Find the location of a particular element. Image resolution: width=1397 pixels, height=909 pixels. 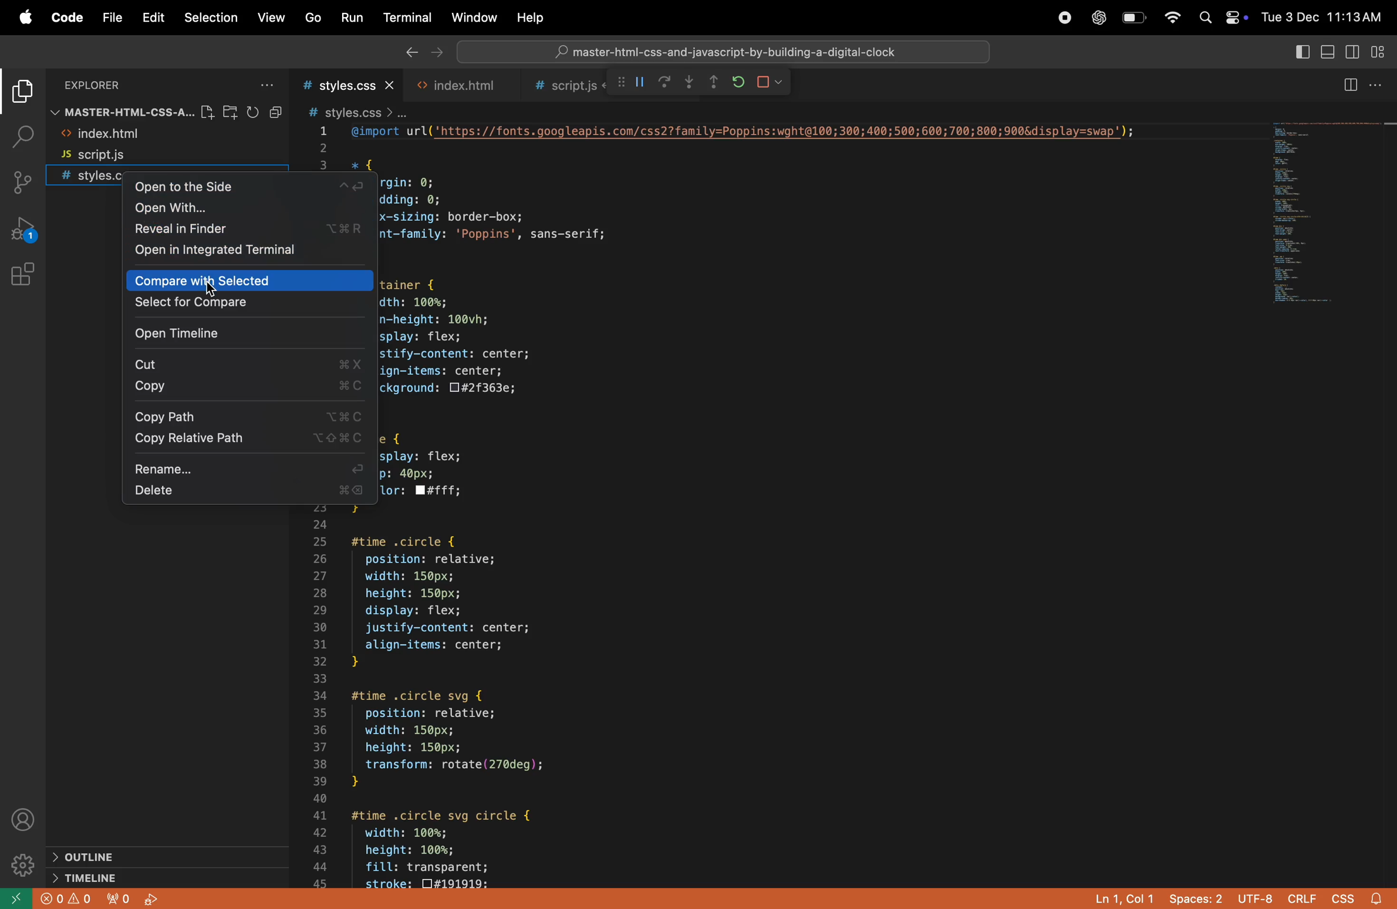

apple menu is located at coordinates (25, 18).